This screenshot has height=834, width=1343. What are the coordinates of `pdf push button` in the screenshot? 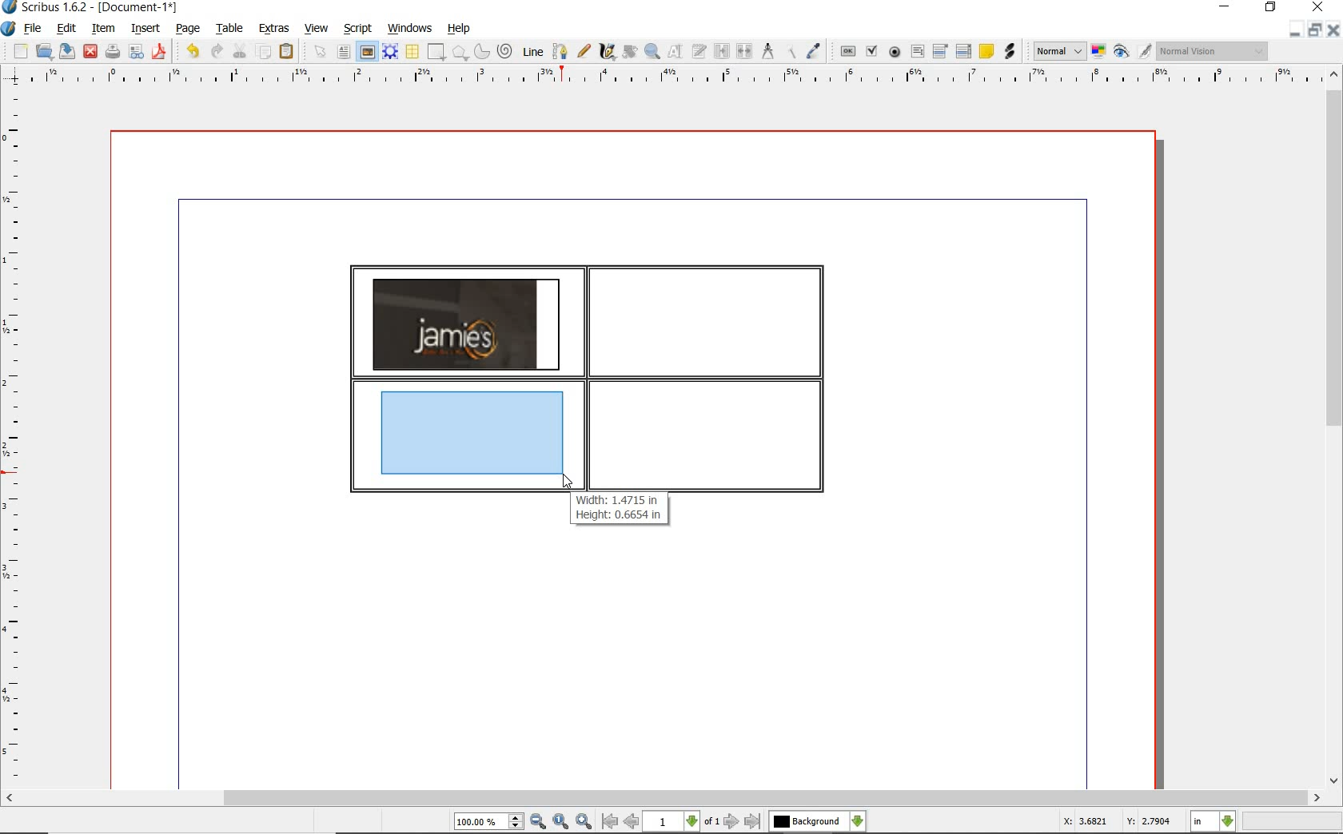 It's located at (848, 50).